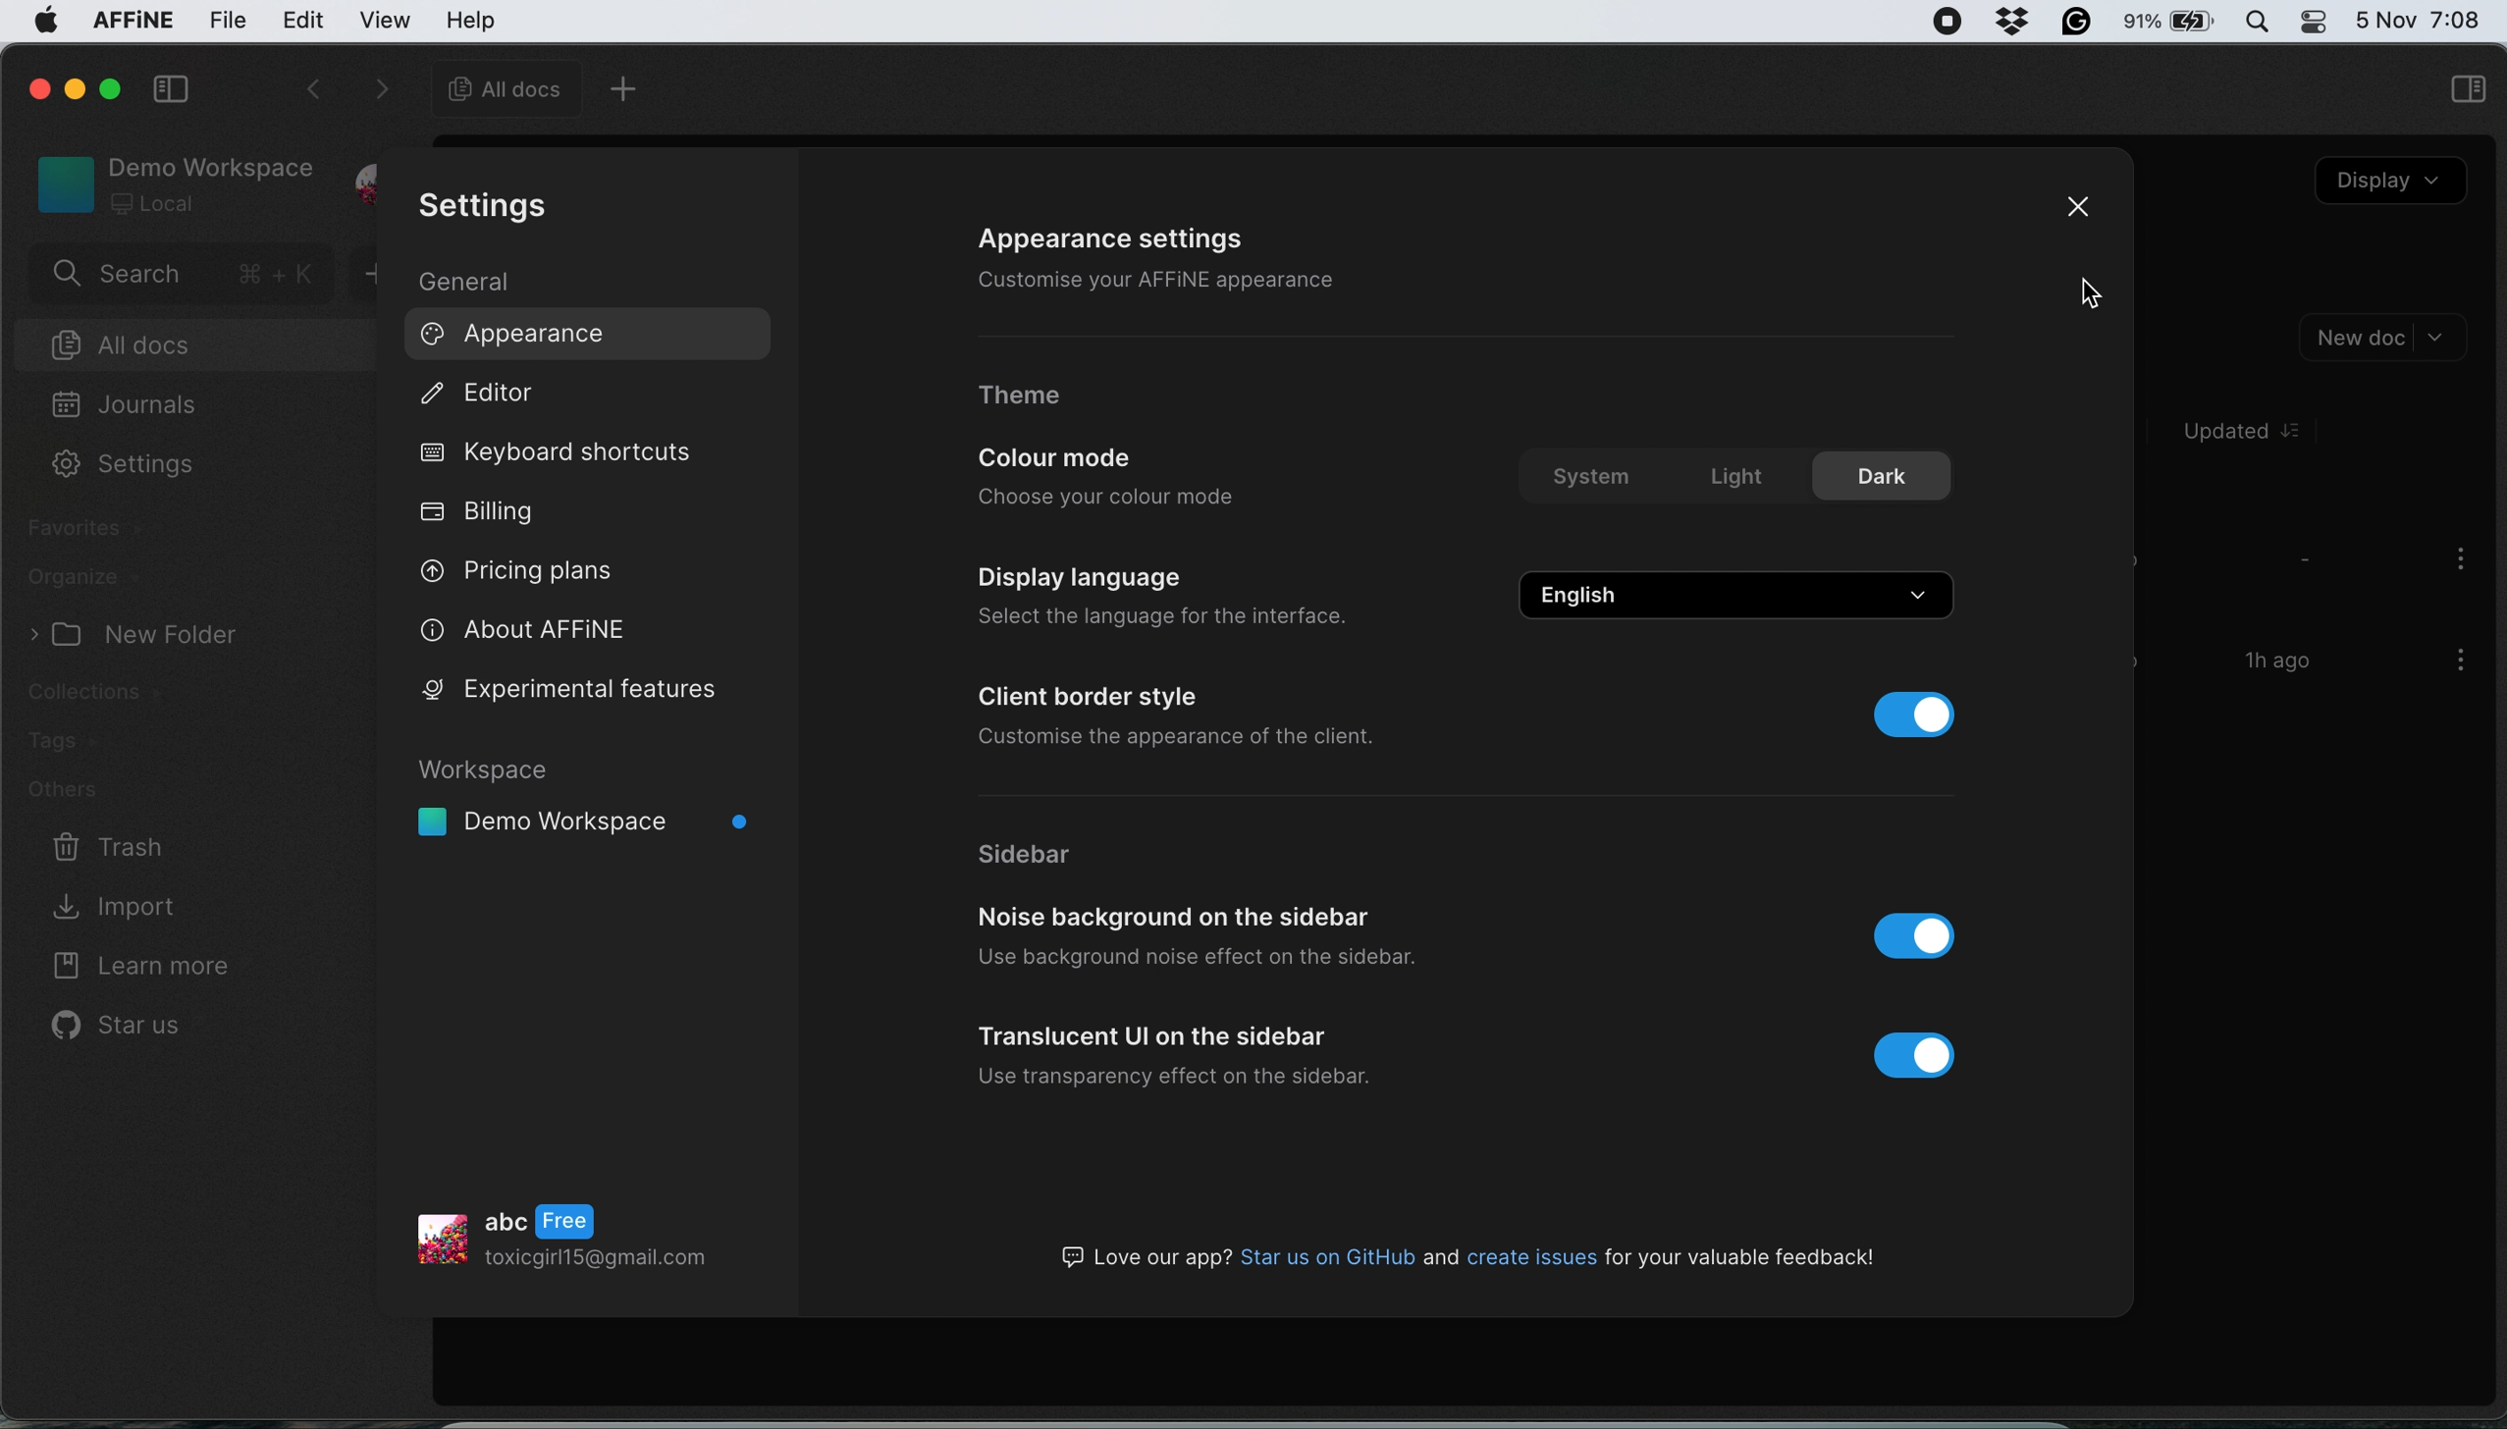  What do you see at coordinates (2425, 19) in the screenshot?
I see `date and time` at bounding box center [2425, 19].